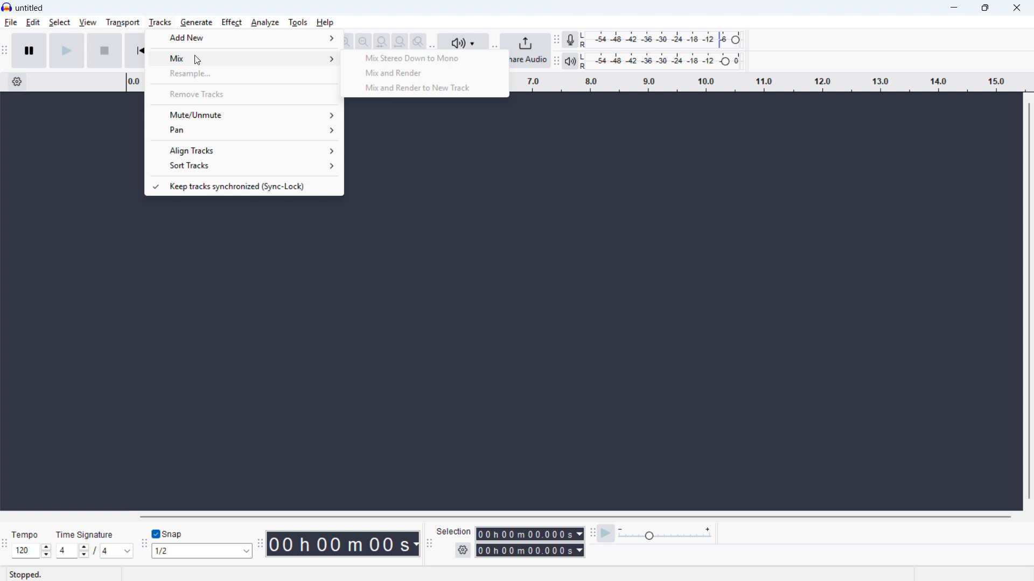  What do you see at coordinates (16, 82) in the screenshot?
I see `Timeline settings ` at bounding box center [16, 82].